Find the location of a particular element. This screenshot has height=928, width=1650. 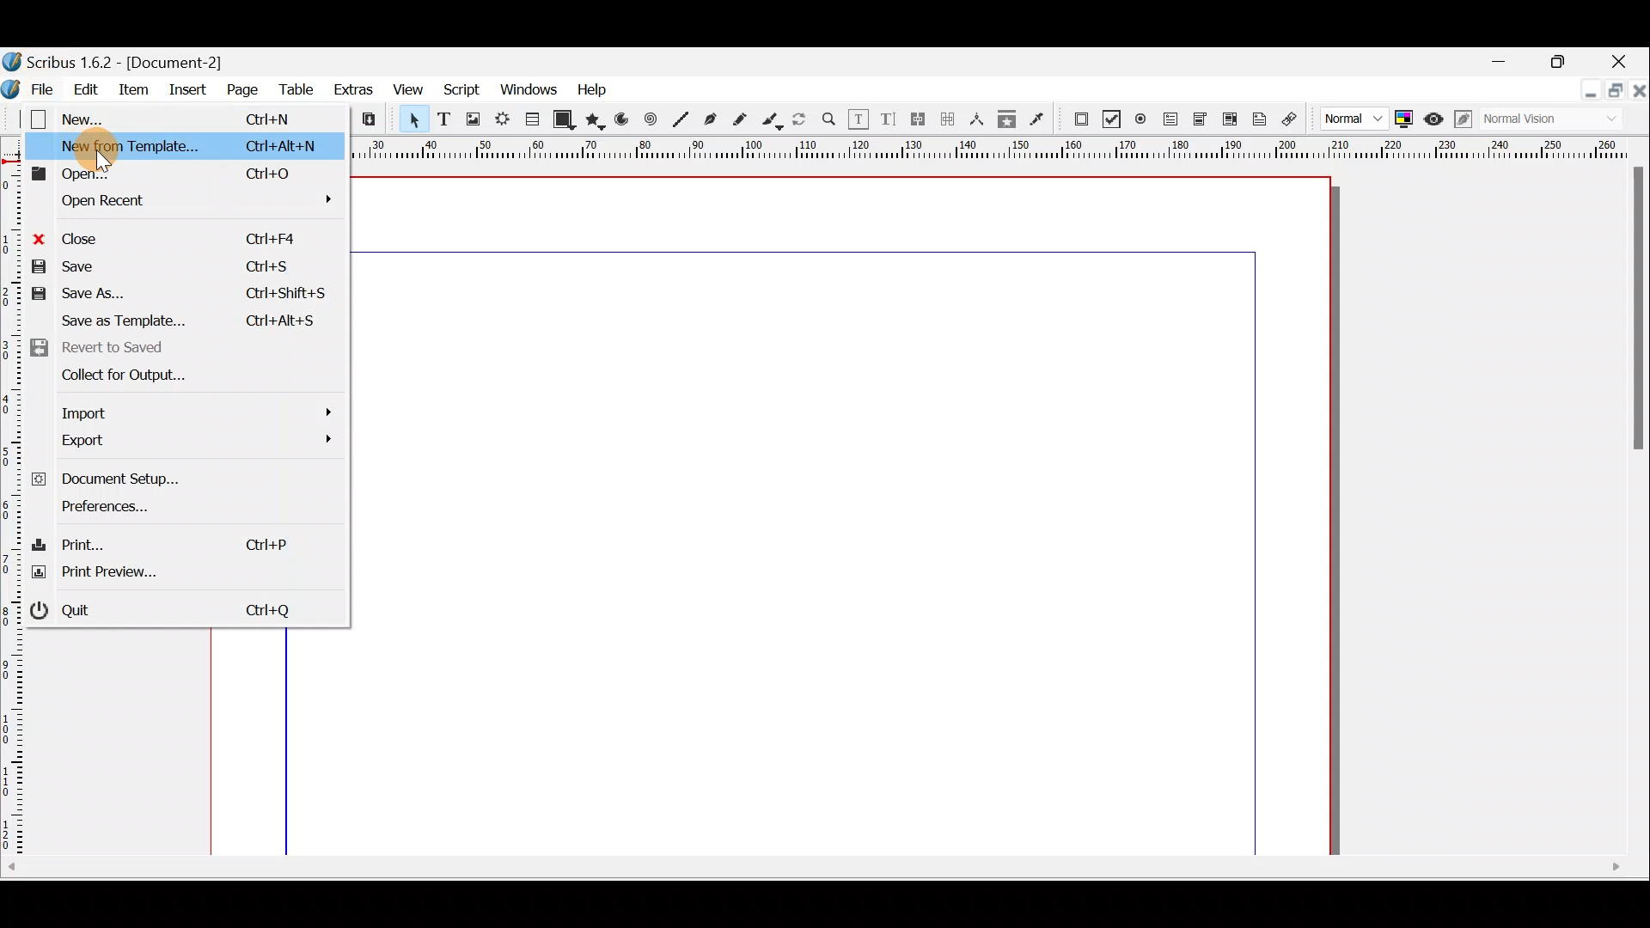

Arc is located at coordinates (622, 121).